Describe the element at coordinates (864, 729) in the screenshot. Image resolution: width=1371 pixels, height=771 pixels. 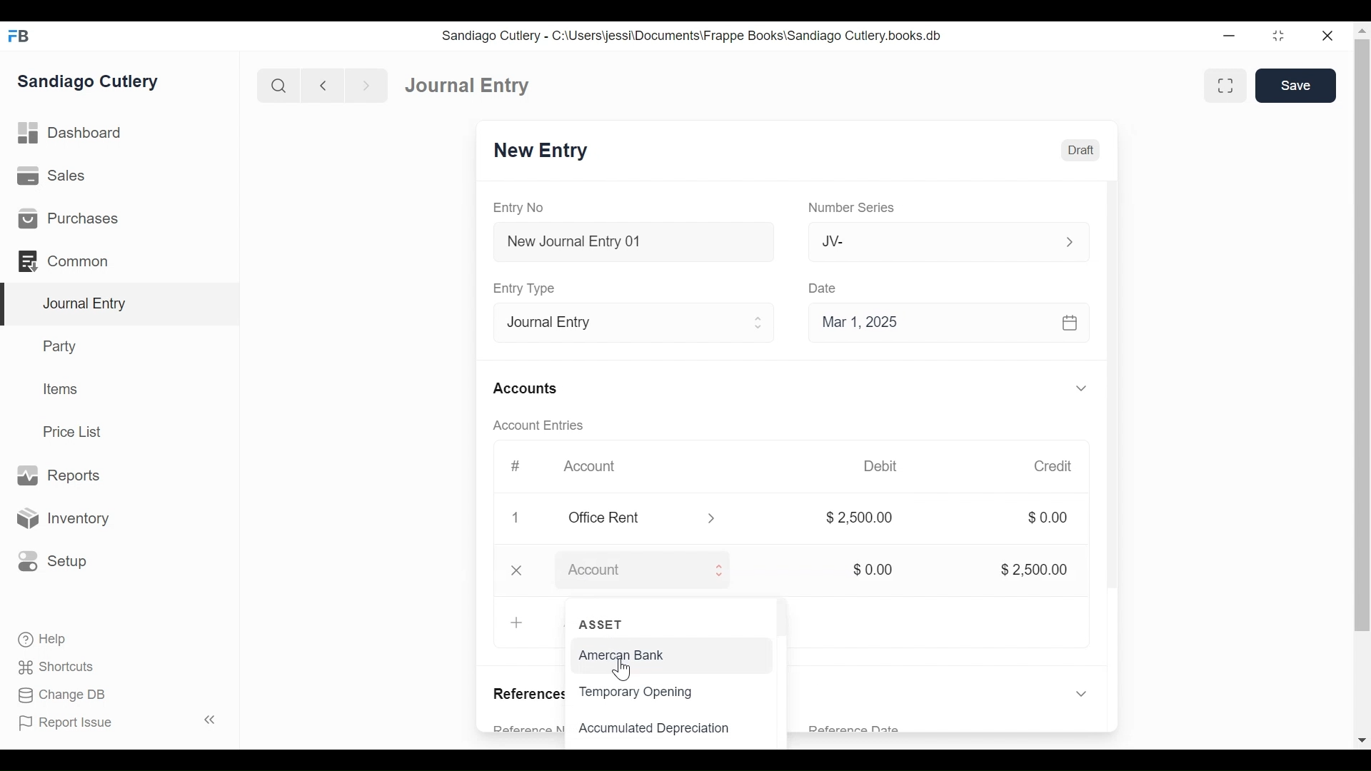
I see `Reference Date` at that location.